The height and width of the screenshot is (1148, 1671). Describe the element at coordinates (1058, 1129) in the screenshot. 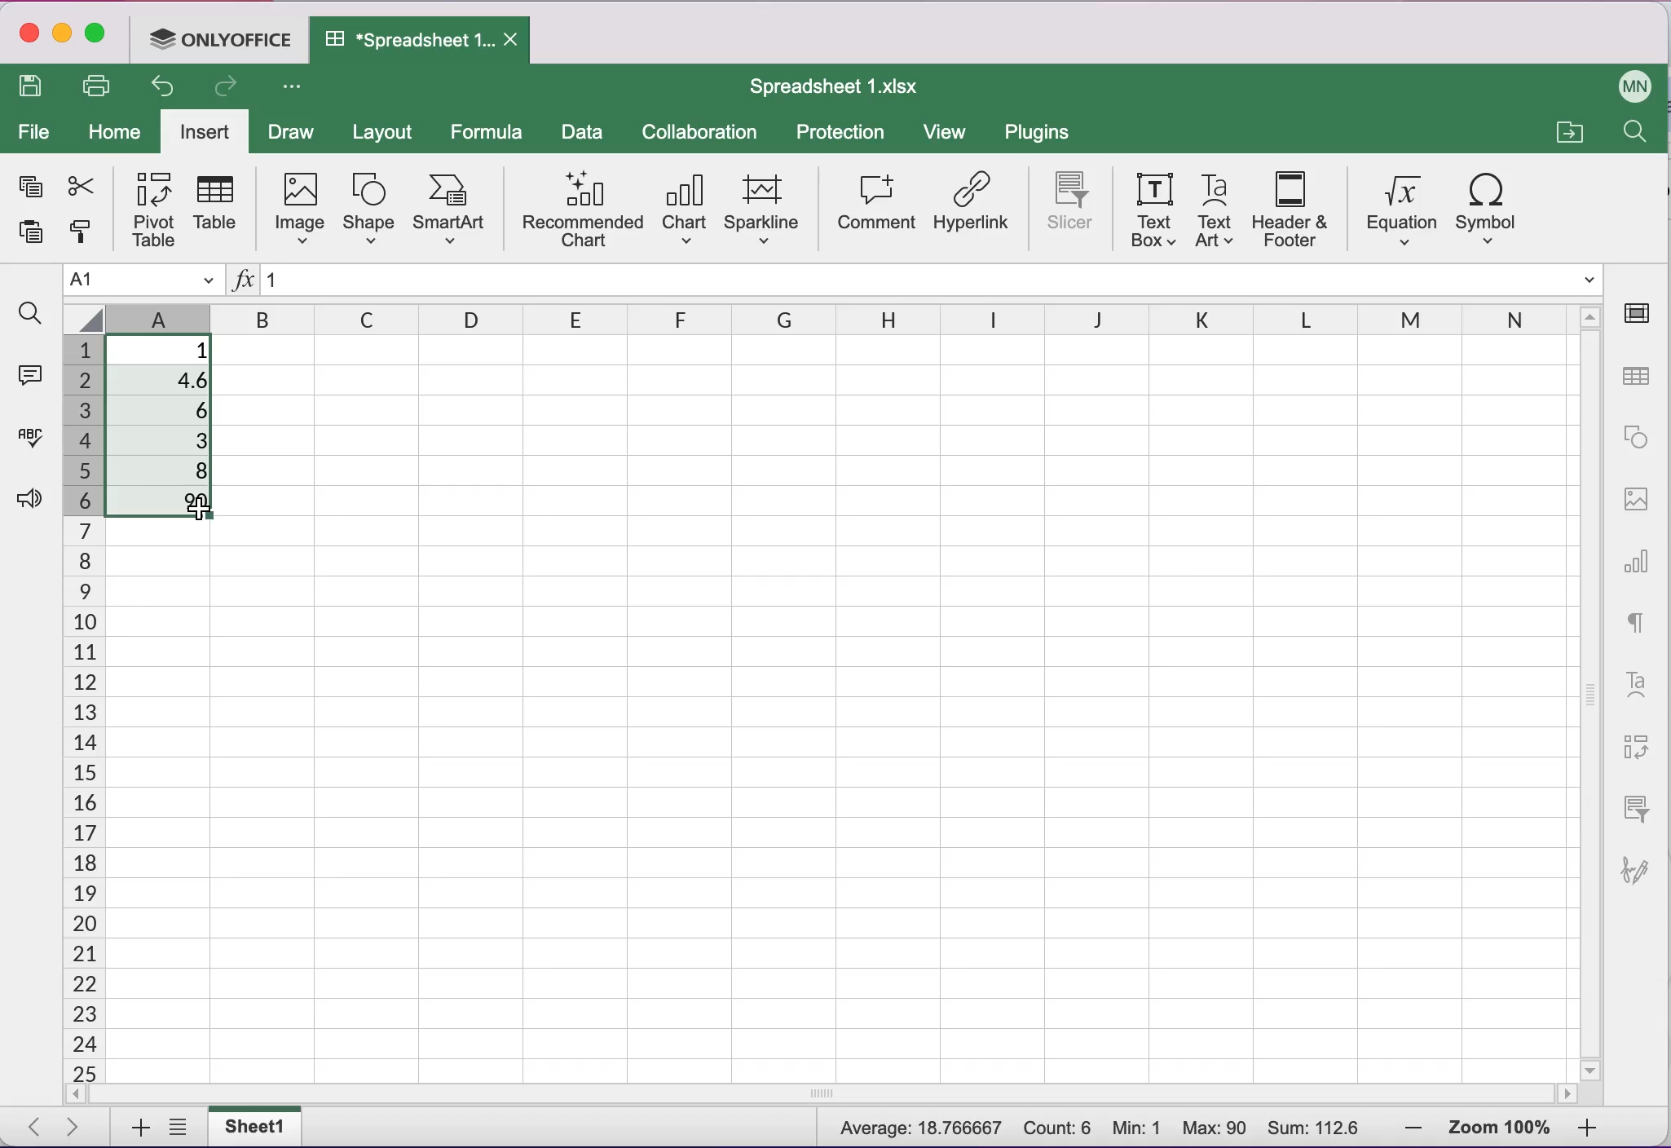

I see `Count: 6` at that location.